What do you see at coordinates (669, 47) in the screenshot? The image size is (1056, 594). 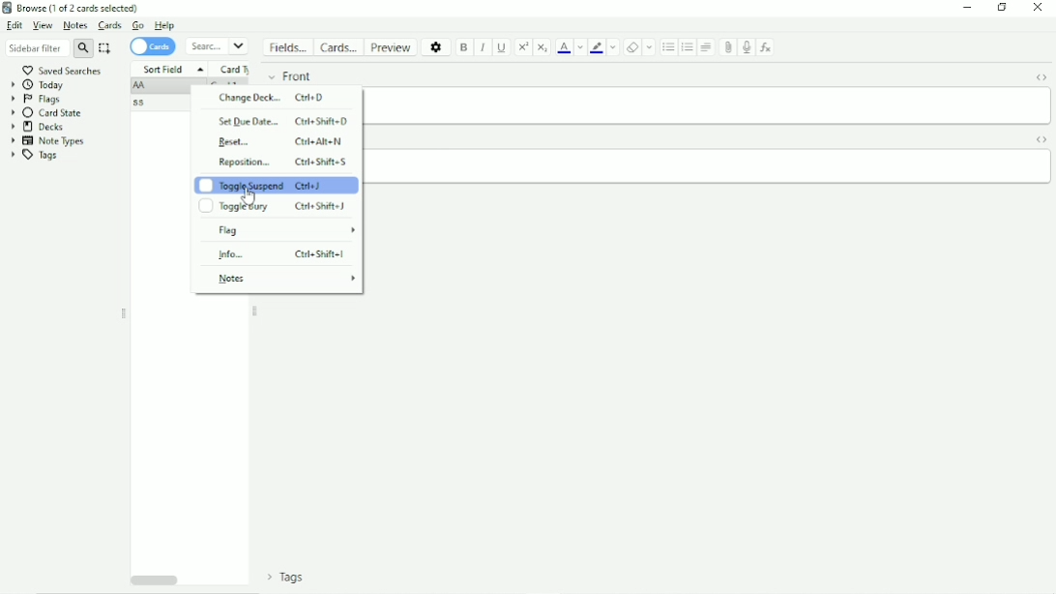 I see `Unordered list` at bounding box center [669, 47].